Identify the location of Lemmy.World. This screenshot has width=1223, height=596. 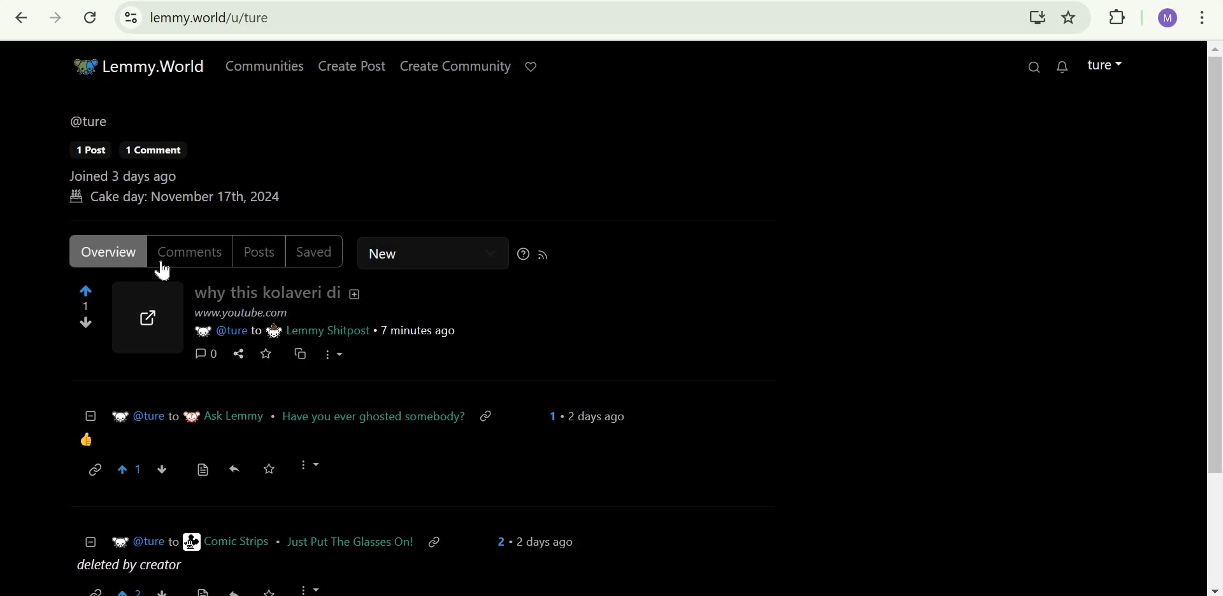
(140, 65).